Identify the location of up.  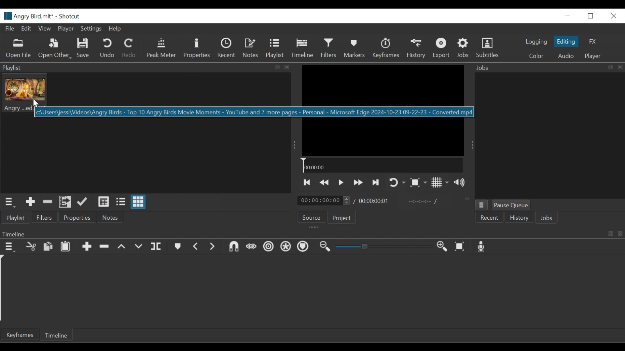
(124, 247).